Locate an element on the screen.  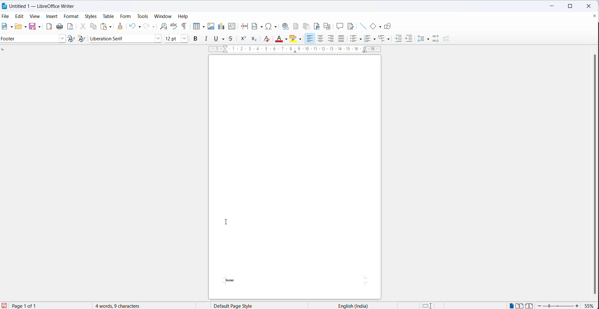
select outline format is located at coordinates (385, 39).